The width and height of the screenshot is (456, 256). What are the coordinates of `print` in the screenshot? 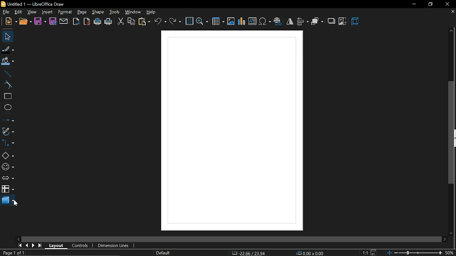 It's located at (109, 22).